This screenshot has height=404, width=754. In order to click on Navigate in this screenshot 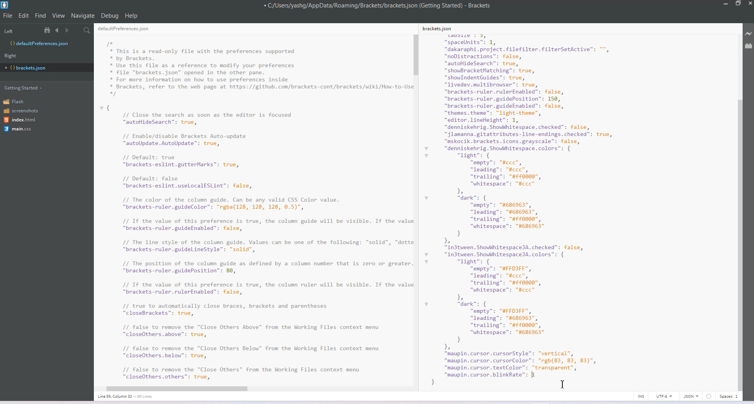, I will do `click(84, 16)`.